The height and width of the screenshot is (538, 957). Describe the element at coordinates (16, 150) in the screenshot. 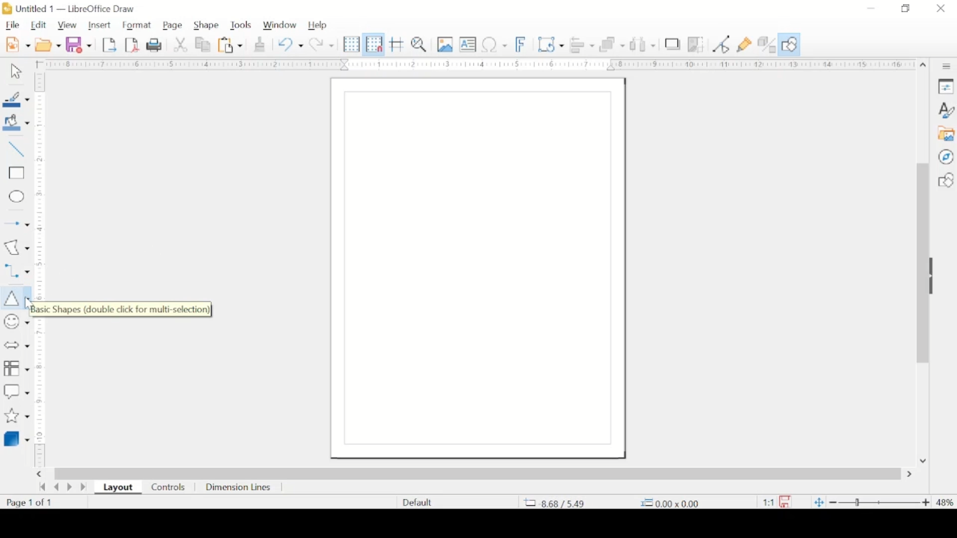

I see `insert line` at that location.